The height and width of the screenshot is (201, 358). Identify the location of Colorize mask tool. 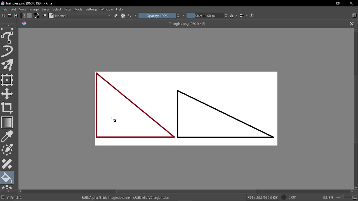
(8, 150).